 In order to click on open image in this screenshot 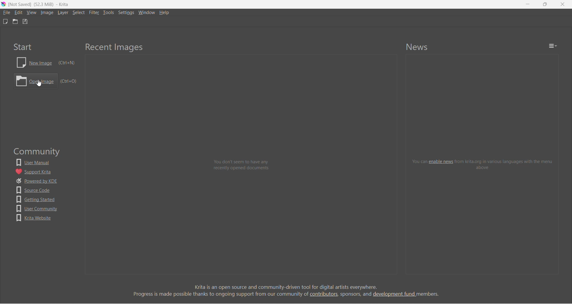, I will do `click(45, 81)`.